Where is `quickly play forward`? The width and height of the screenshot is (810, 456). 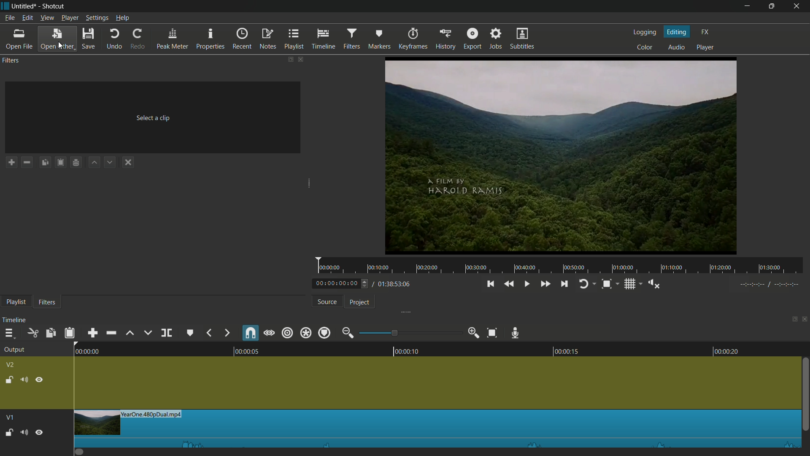 quickly play forward is located at coordinates (544, 283).